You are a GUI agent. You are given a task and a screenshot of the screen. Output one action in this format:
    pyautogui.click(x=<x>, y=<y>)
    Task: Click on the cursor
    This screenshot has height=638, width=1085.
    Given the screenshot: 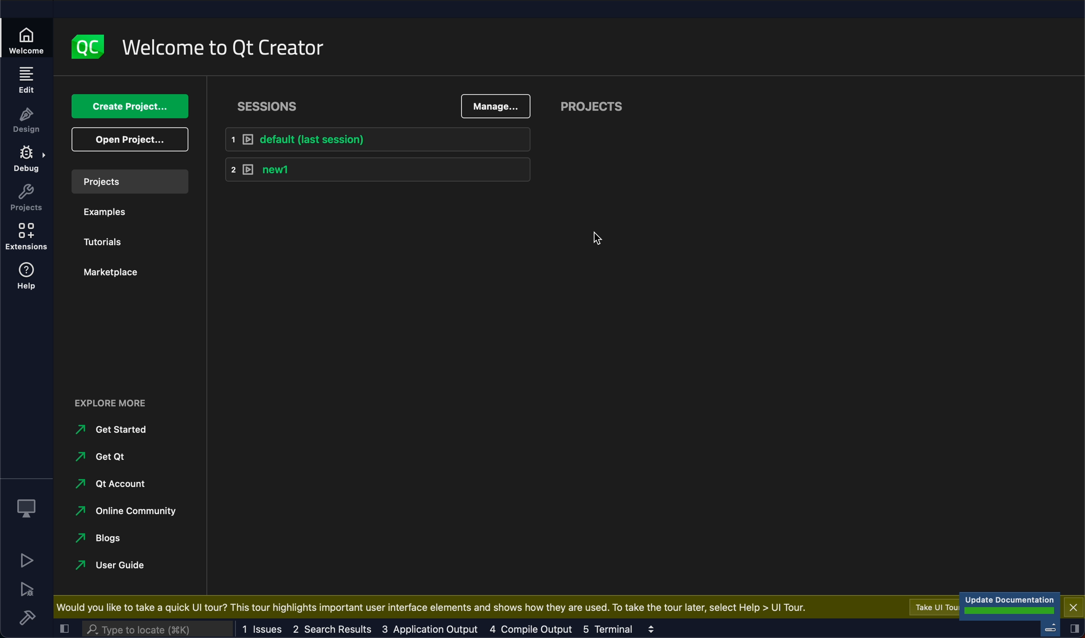 What is the action you would take?
    pyautogui.click(x=601, y=235)
    